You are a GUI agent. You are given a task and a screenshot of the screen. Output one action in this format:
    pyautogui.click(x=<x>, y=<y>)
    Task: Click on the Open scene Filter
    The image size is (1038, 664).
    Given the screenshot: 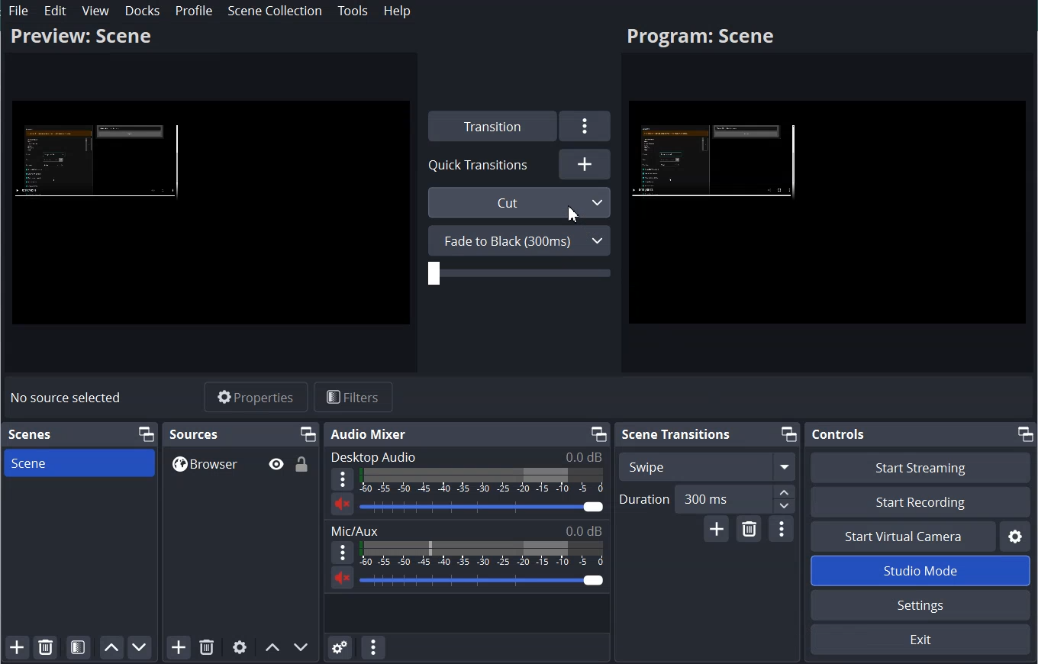 What is the action you would take?
    pyautogui.click(x=78, y=648)
    